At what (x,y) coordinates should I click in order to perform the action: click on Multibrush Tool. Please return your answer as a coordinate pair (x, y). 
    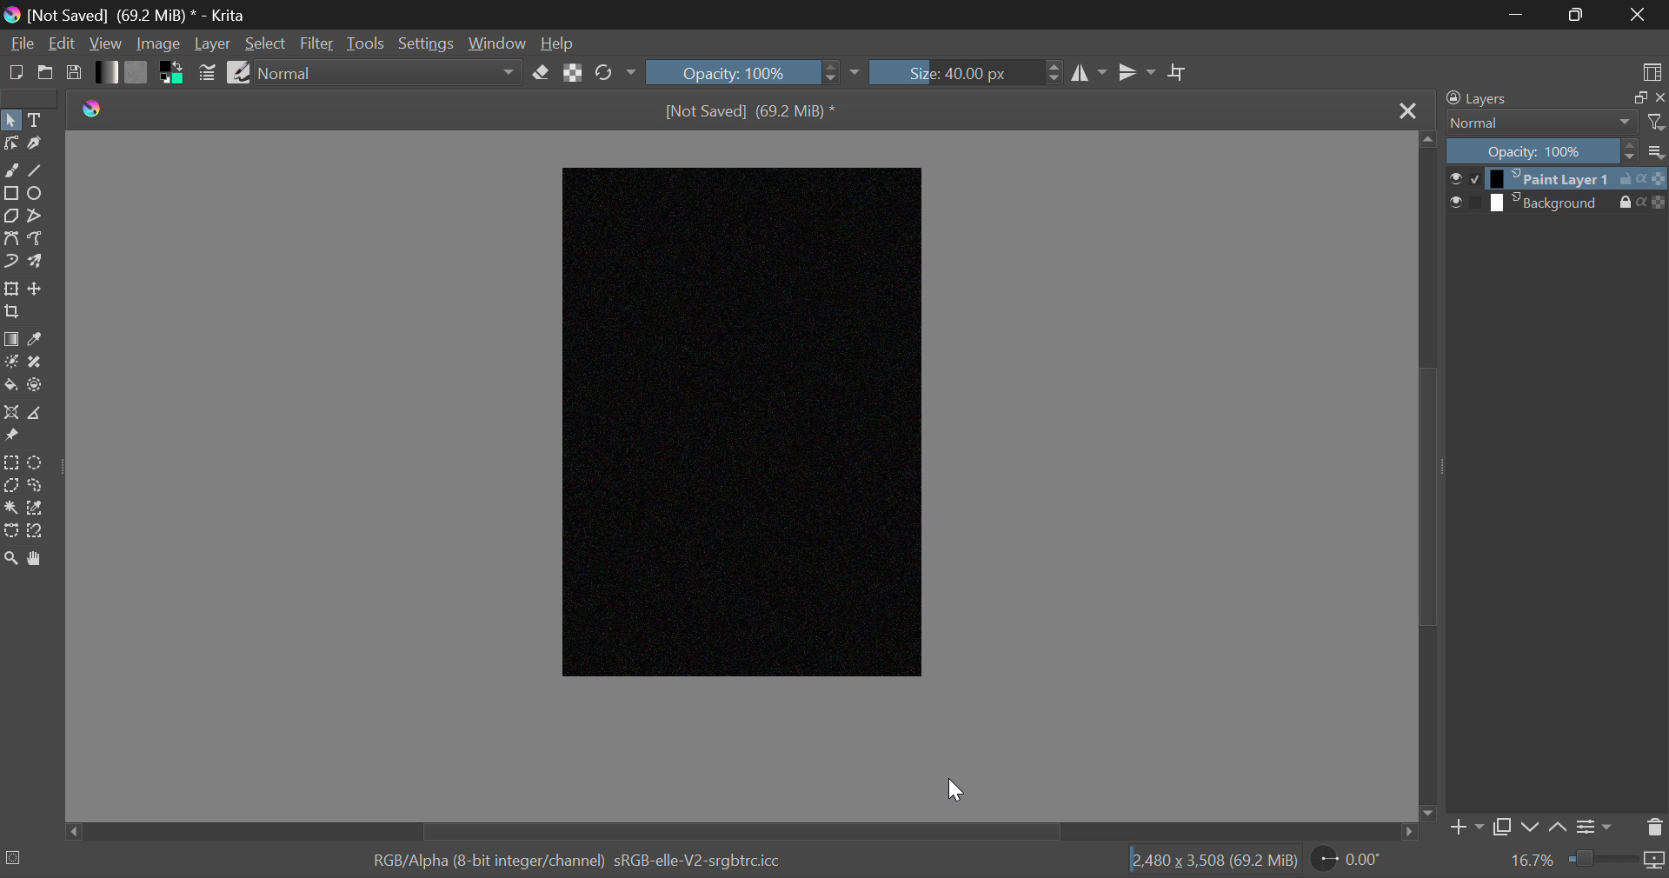
    Looking at the image, I should click on (36, 263).